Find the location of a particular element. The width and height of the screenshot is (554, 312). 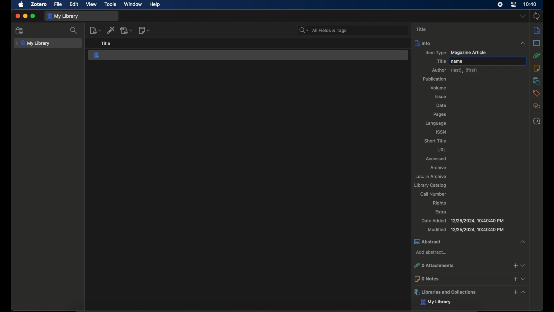

issn is located at coordinates (441, 132).